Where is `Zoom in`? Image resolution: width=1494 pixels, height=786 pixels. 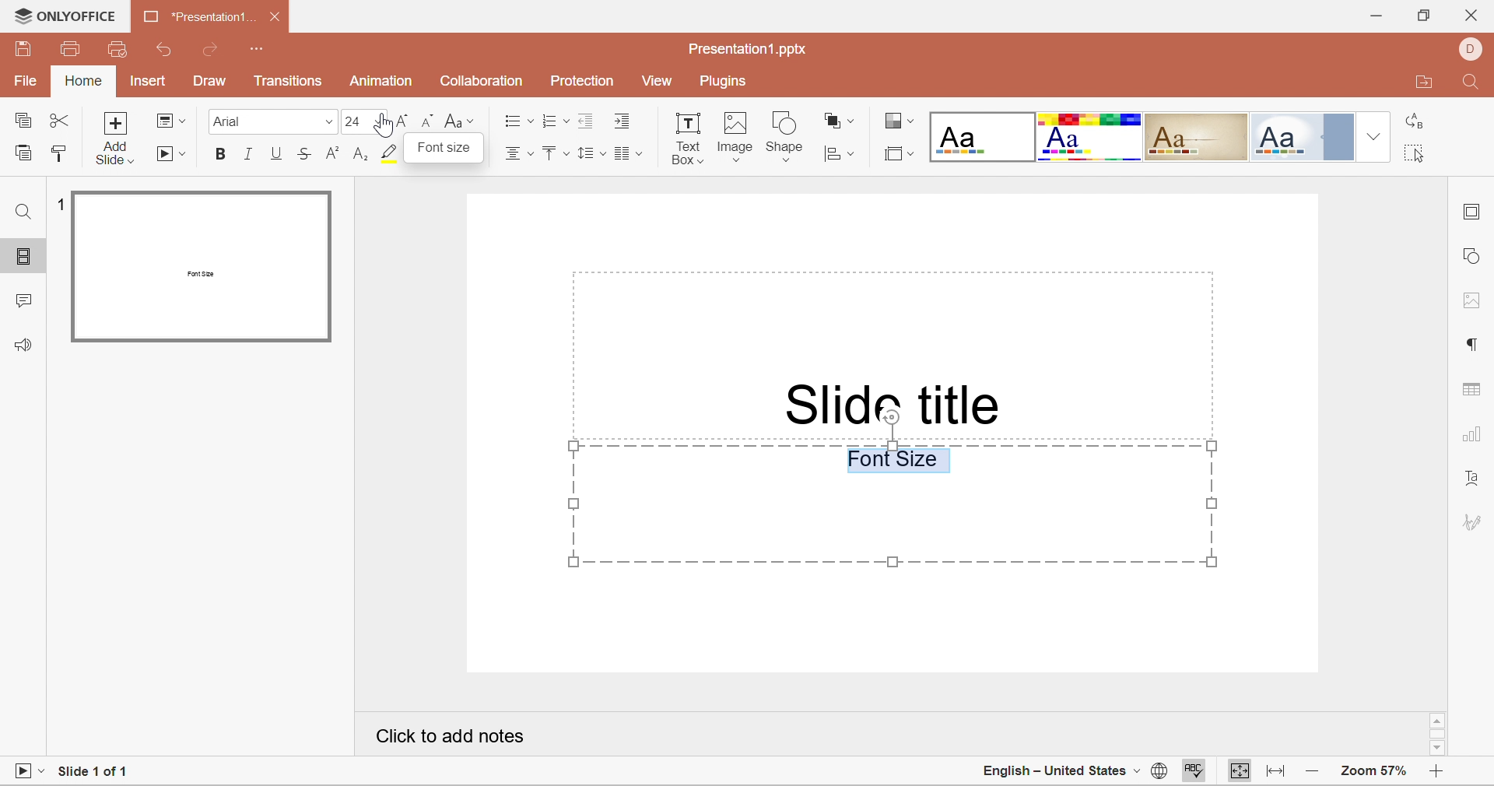
Zoom in is located at coordinates (1436, 774).